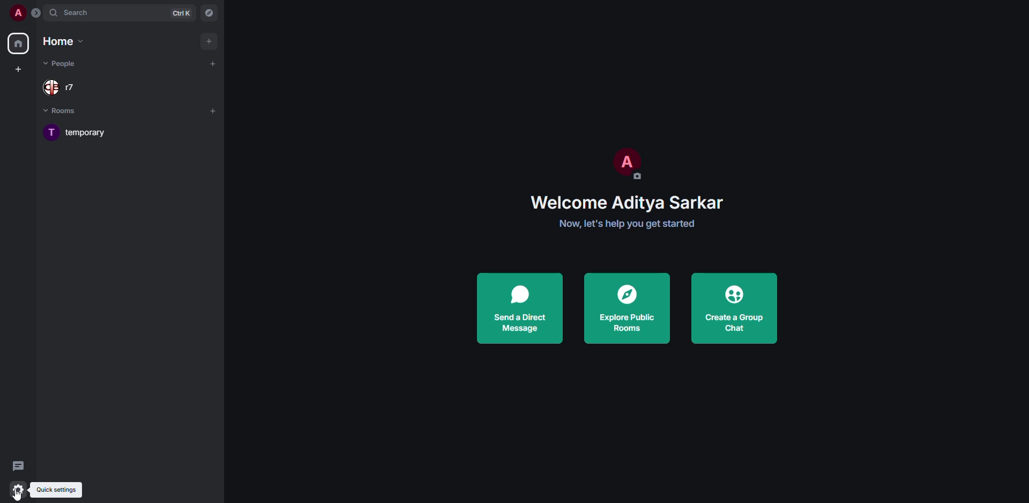 The image size is (1029, 503). What do you see at coordinates (36, 14) in the screenshot?
I see `expand` at bounding box center [36, 14].